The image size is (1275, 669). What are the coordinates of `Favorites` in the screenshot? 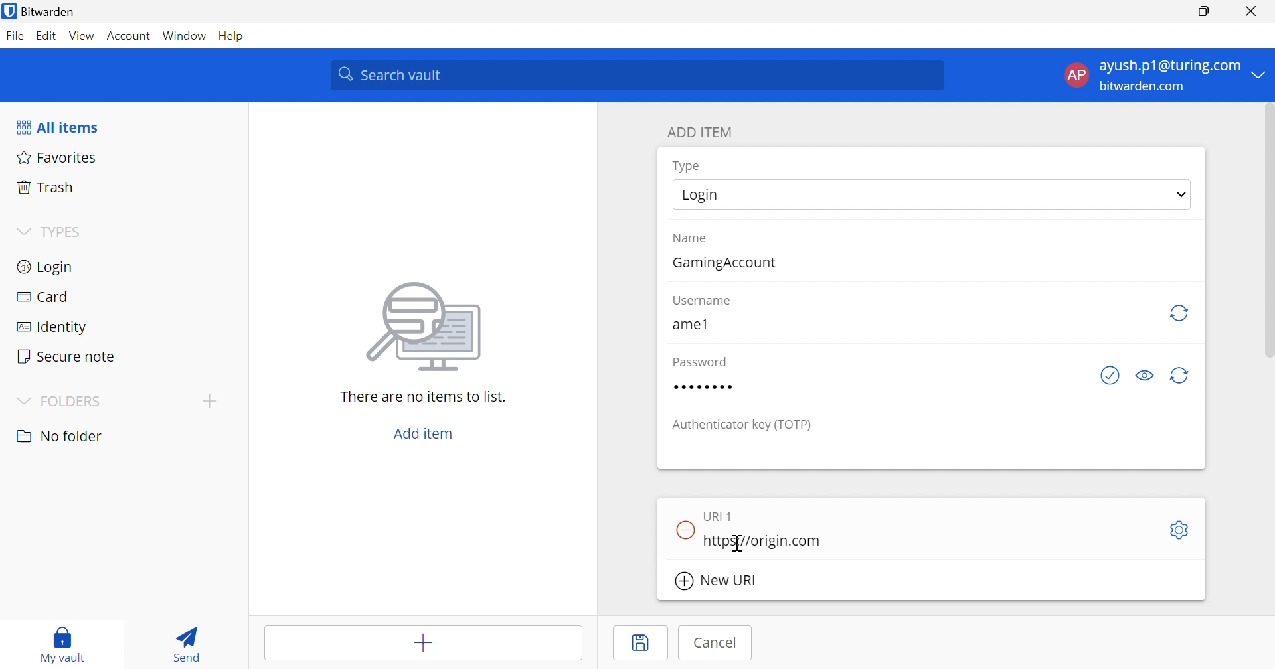 It's located at (57, 159).